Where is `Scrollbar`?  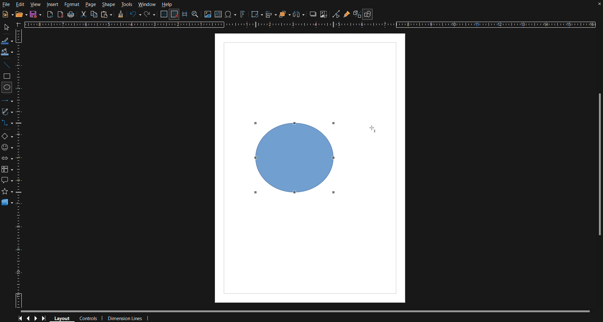
Scrollbar is located at coordinates (310, 309).